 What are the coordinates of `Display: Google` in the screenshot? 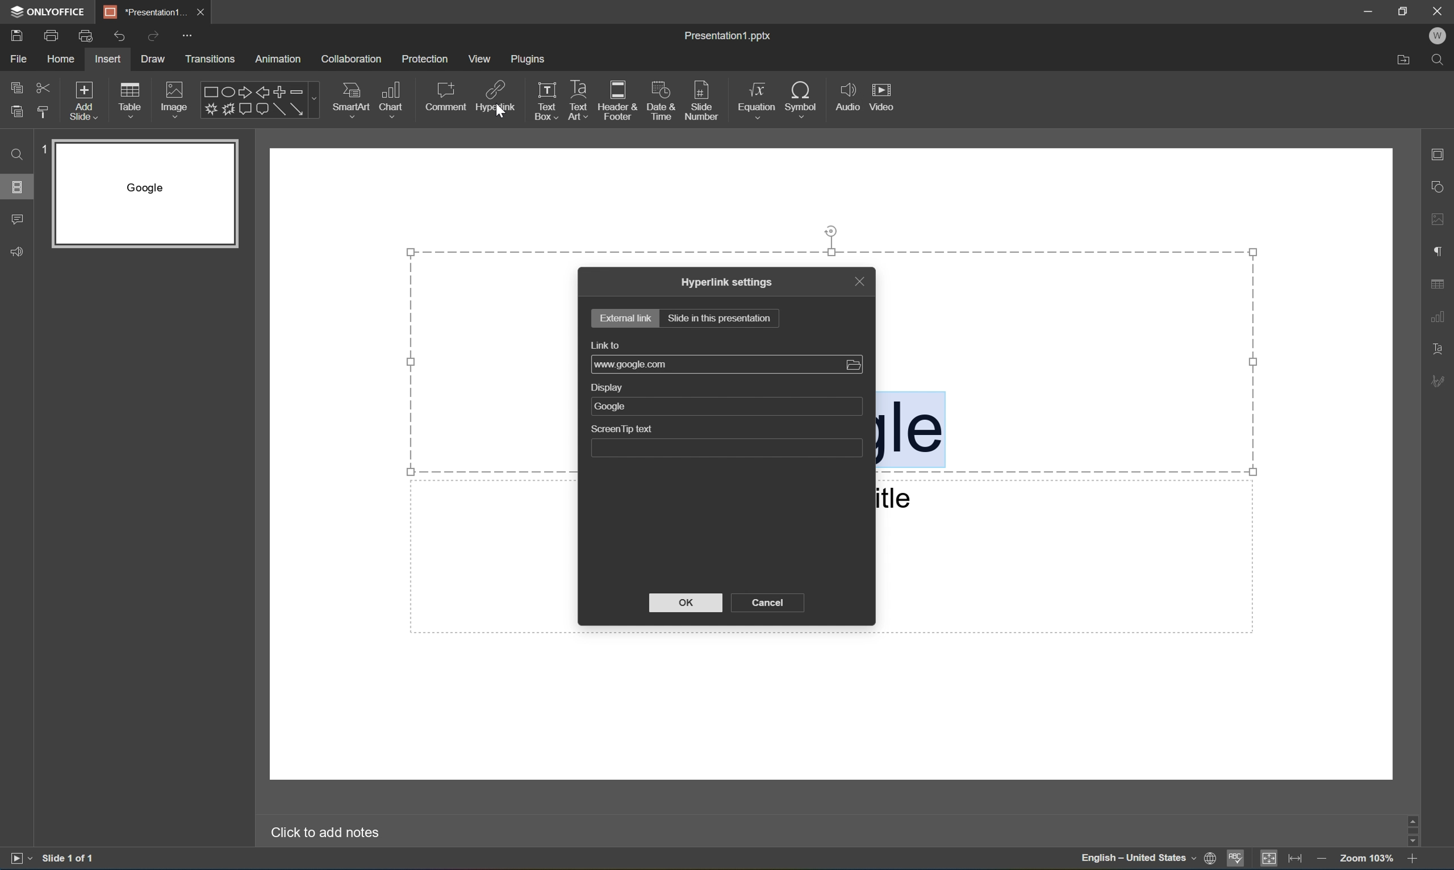 It's located at (725, 399).